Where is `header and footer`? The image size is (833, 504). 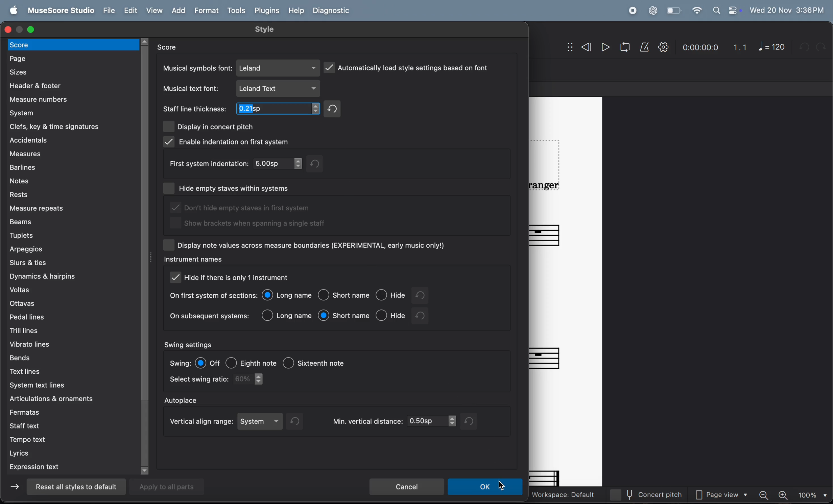
header and footer is located at coordinates (68, 85).